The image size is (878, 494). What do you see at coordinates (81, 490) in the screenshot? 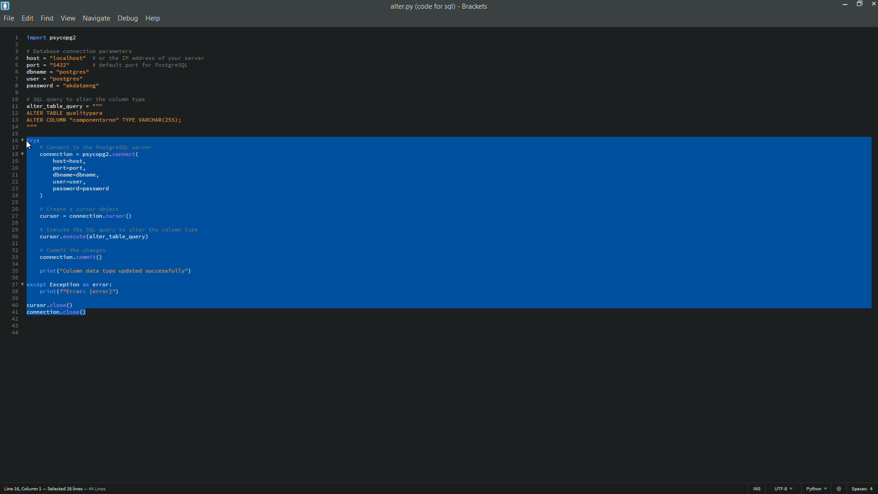
I see `number of lines` at bounding box center [81, 490].